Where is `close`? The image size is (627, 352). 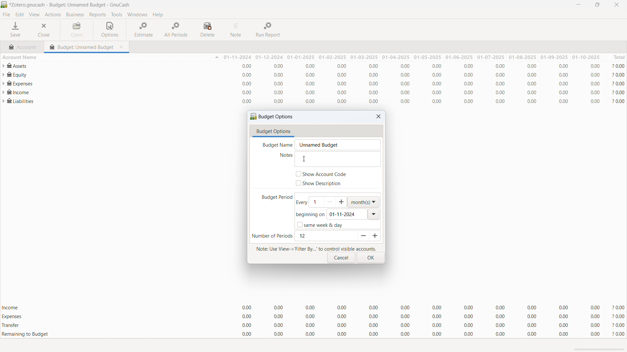 close is located at coordinates (45, 30).